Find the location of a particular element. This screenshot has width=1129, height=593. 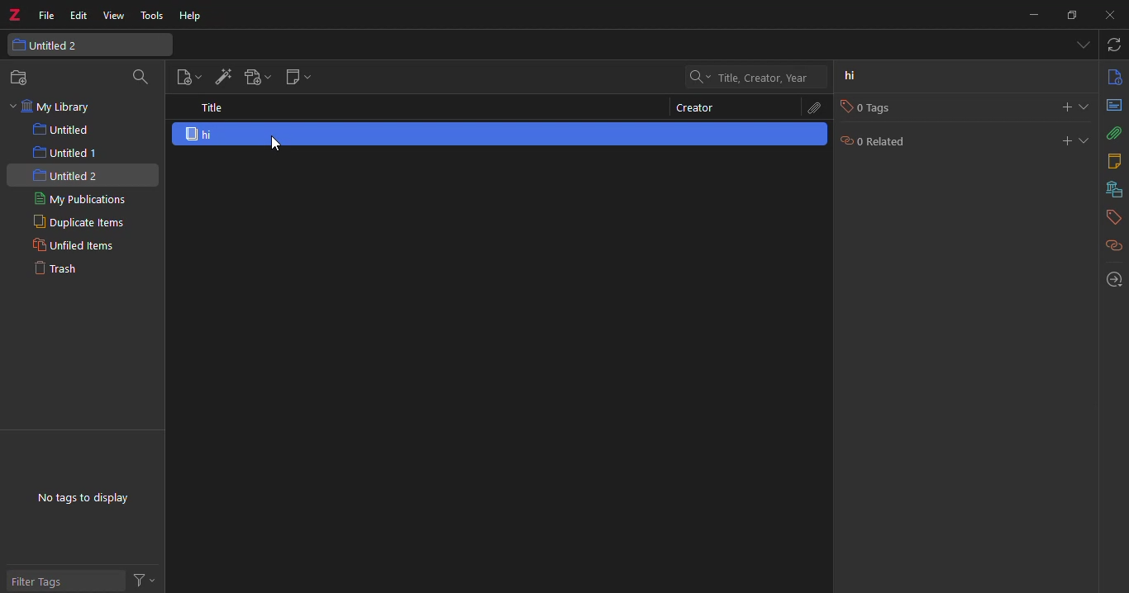

search is located at coordinates (755, 76).